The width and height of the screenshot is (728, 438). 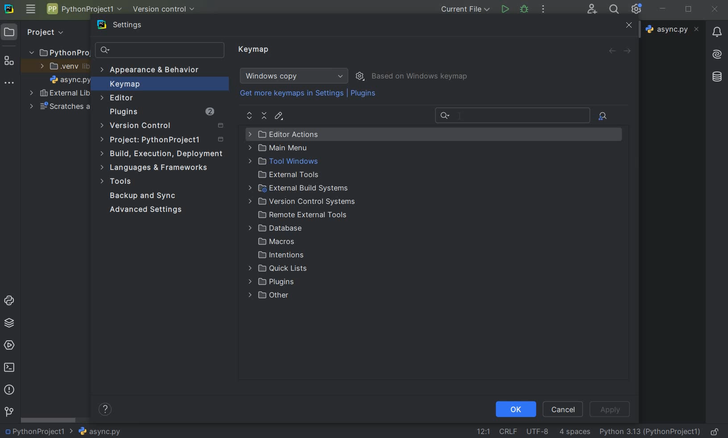 What do you see at coordinates (8, 83) in the screenshot?
I see `more tool windows` at bounding box center [8, 83].